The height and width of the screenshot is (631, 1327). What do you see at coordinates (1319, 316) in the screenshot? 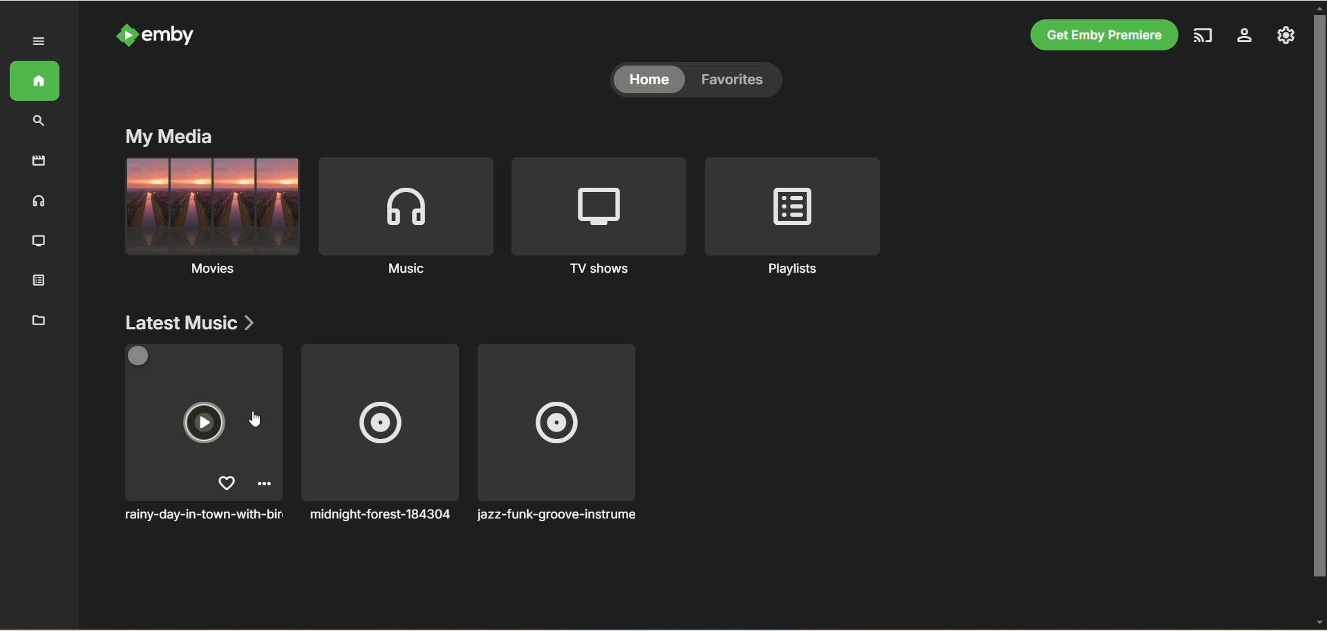
I see `vertical scroll bar` at bounding box center [1319, 316].